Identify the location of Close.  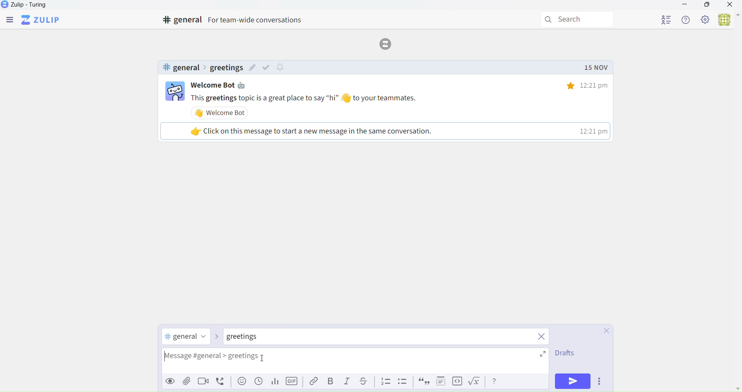
(603, 331).